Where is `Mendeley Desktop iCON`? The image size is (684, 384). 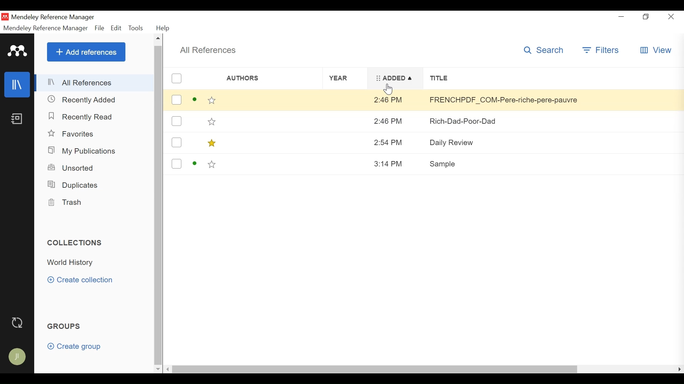
Mendeley Desktop iCON is located at coordinates (5, 16).